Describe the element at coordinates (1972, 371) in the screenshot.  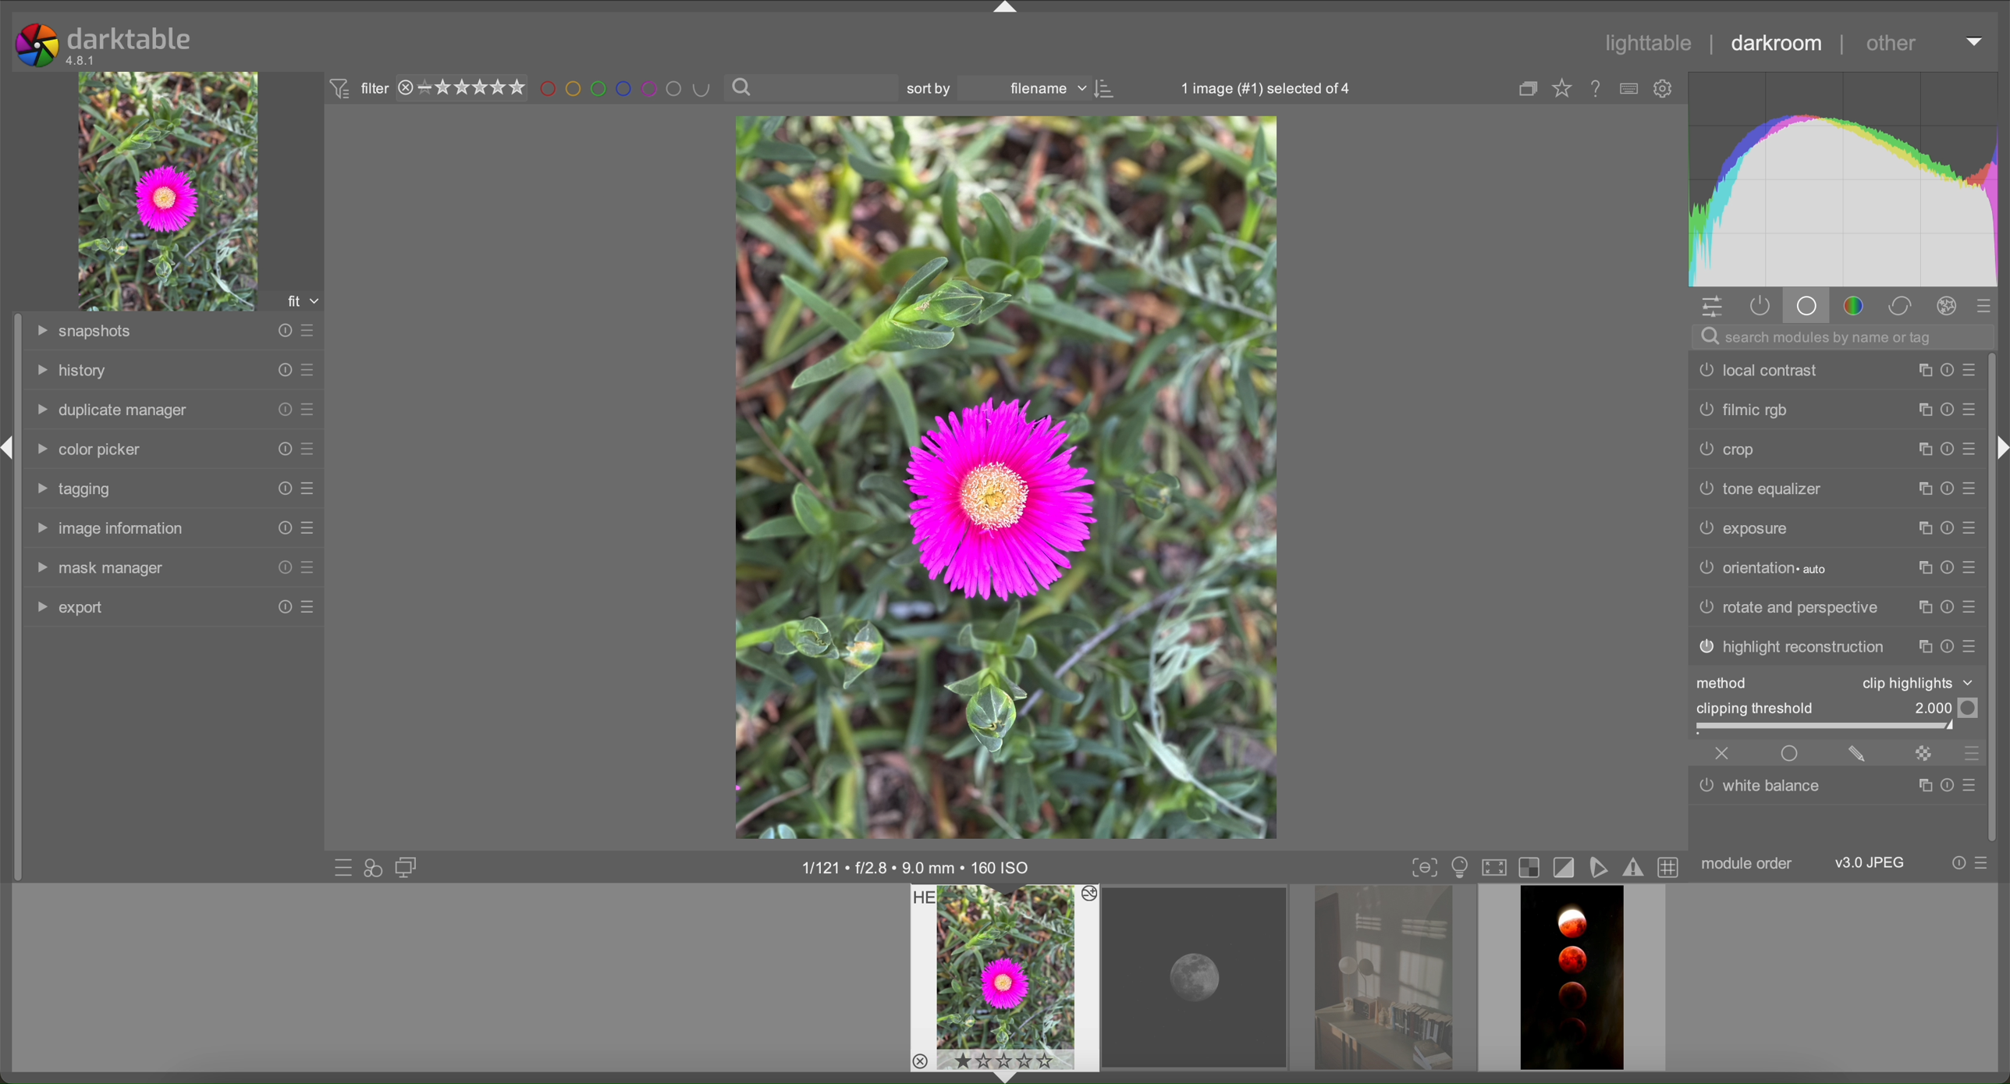
I see `presets` at that location.